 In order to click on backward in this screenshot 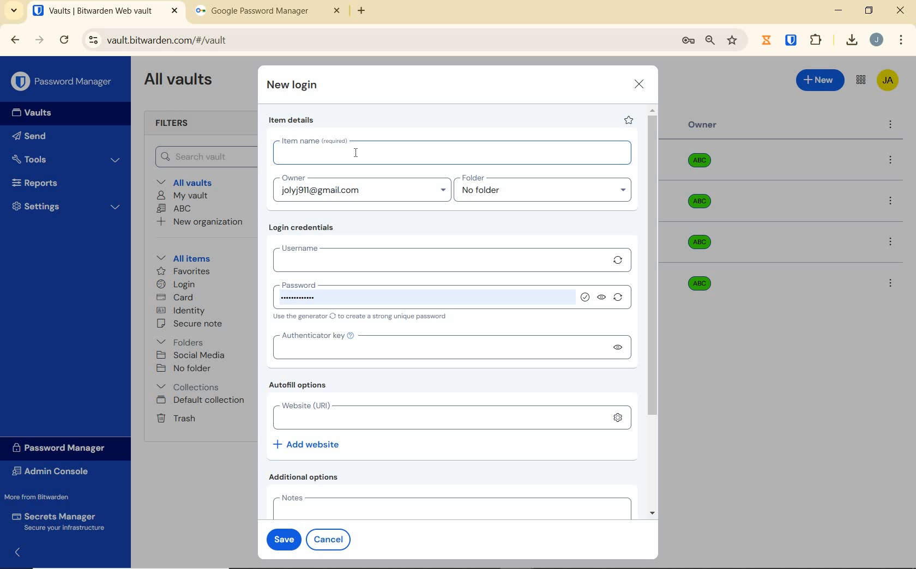, I will do `click(14, 40)`.